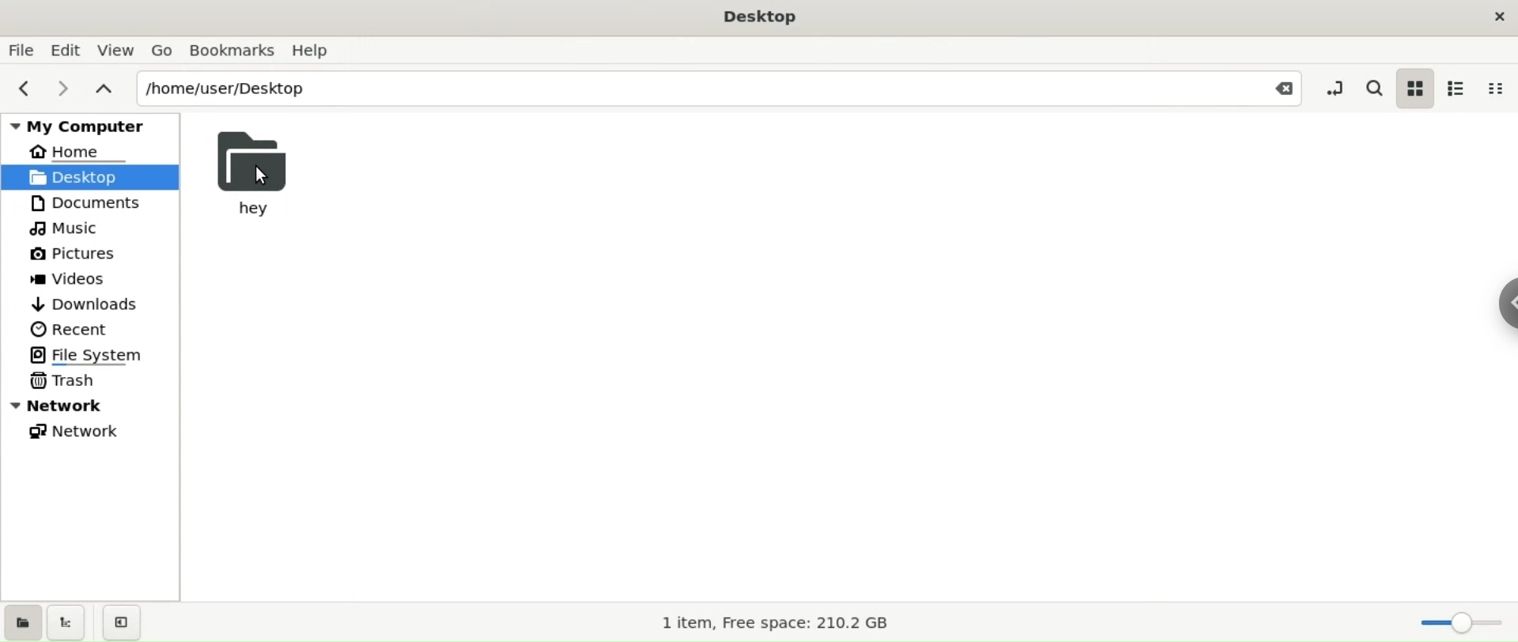 This screenshot has height=642, width=1518. I want to click on Bookmarks, so click(232, 51).